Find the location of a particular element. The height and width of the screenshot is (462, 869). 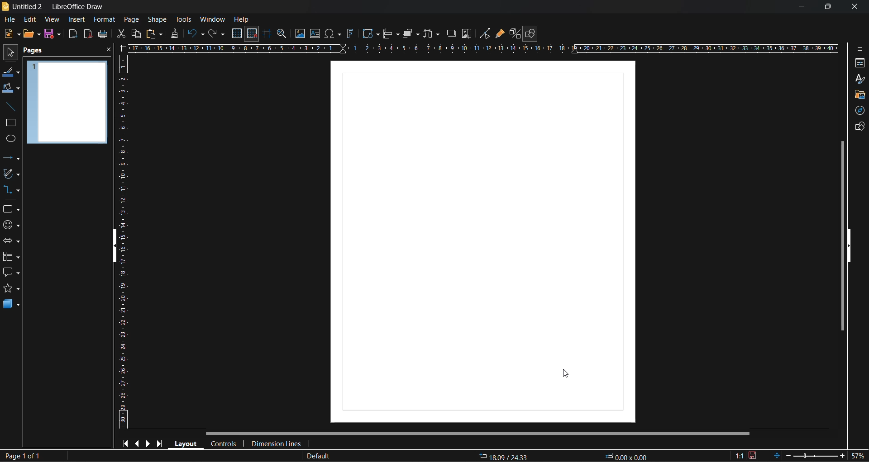

lines and arrows is located at coordinates (11, 159).